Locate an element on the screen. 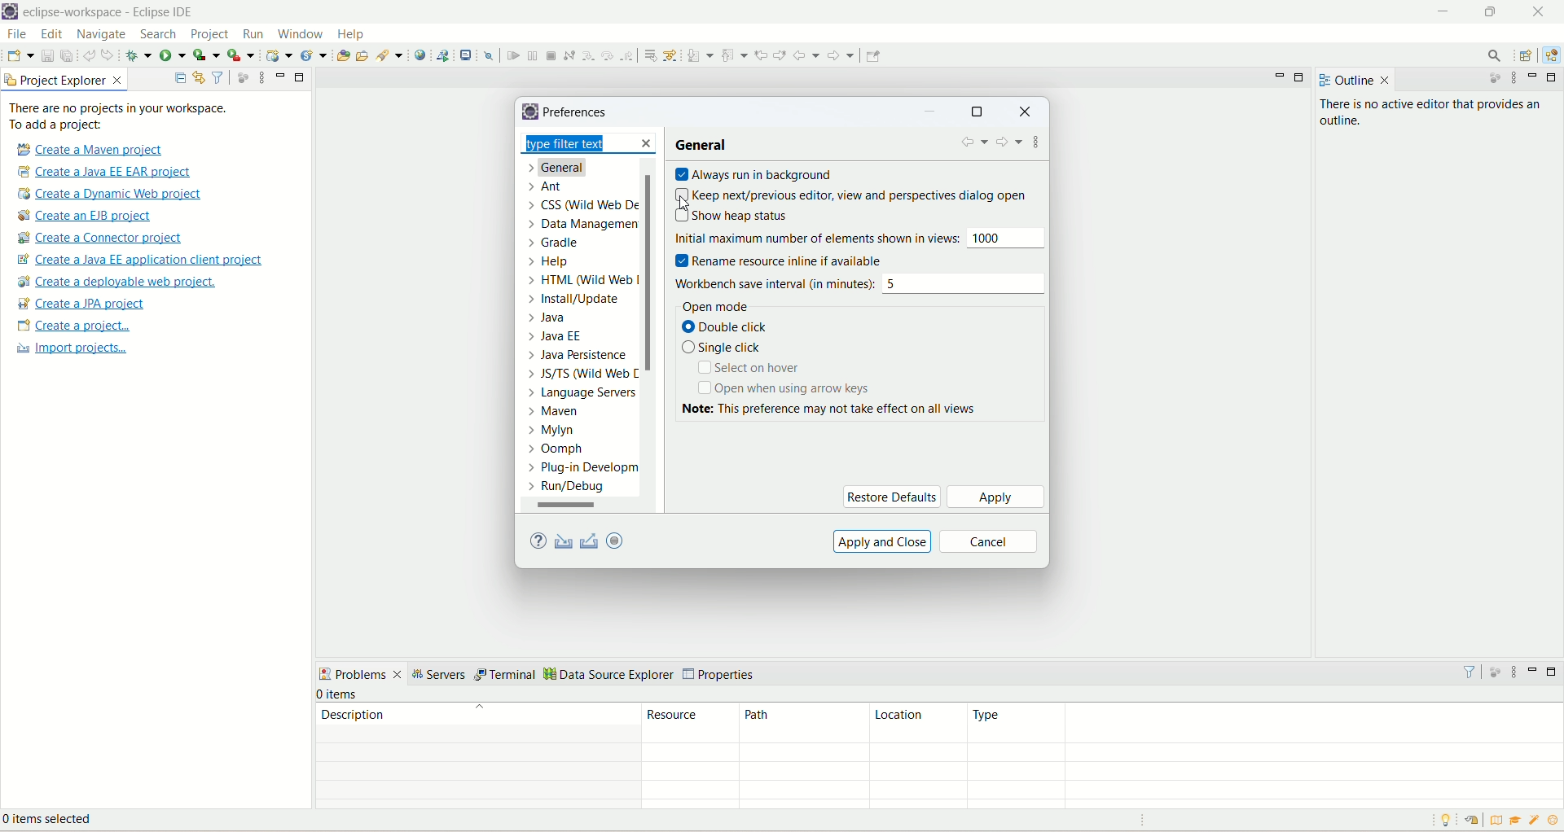 The image size is (1564, 832). resume is located at coordinates (512, 55).